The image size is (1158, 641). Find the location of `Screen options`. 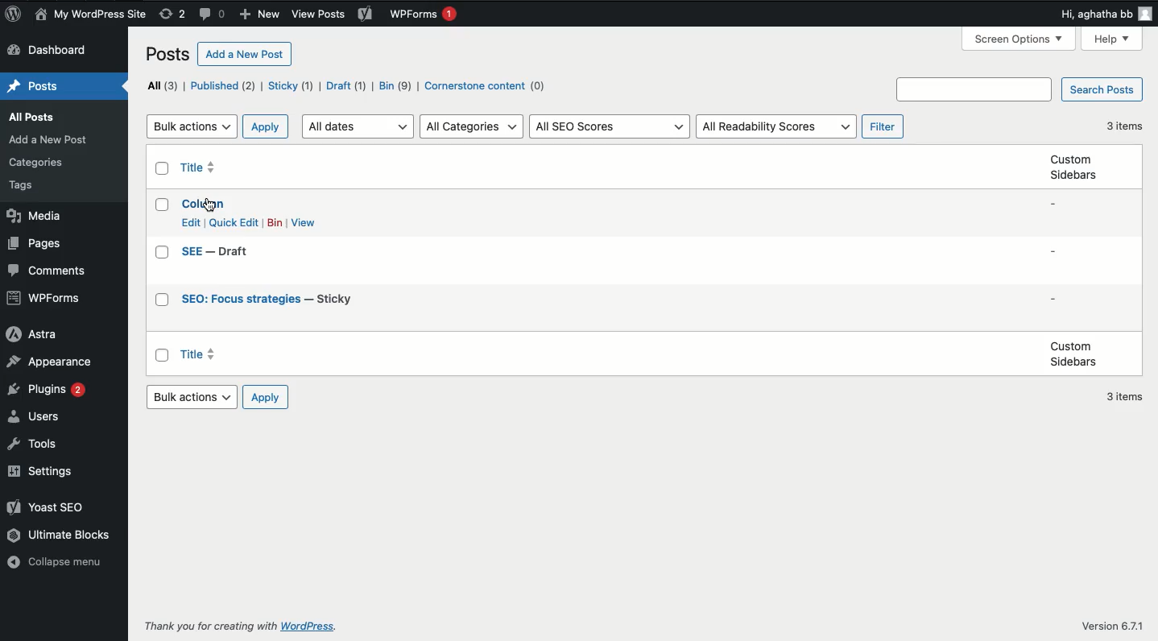

Screen options is located at coordinates (1018, 39).